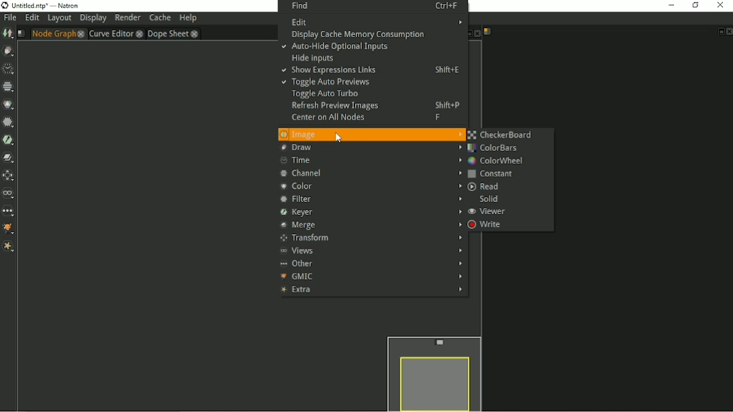 The width and height of the screenshot is (733, 412). I want to click on Read, so click(490, 187).